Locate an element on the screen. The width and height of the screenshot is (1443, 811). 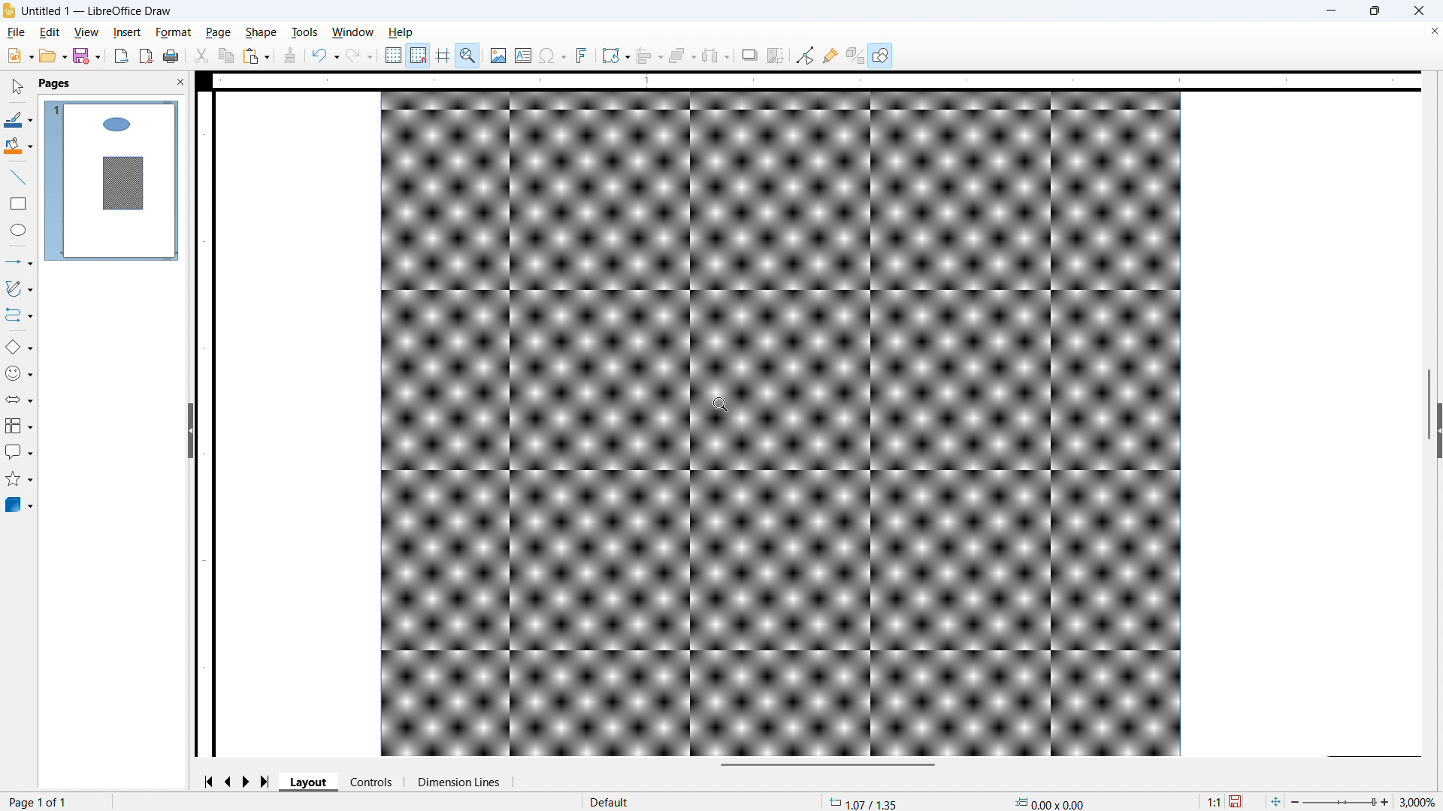
Background colour  is located at coordinates (18, 146).